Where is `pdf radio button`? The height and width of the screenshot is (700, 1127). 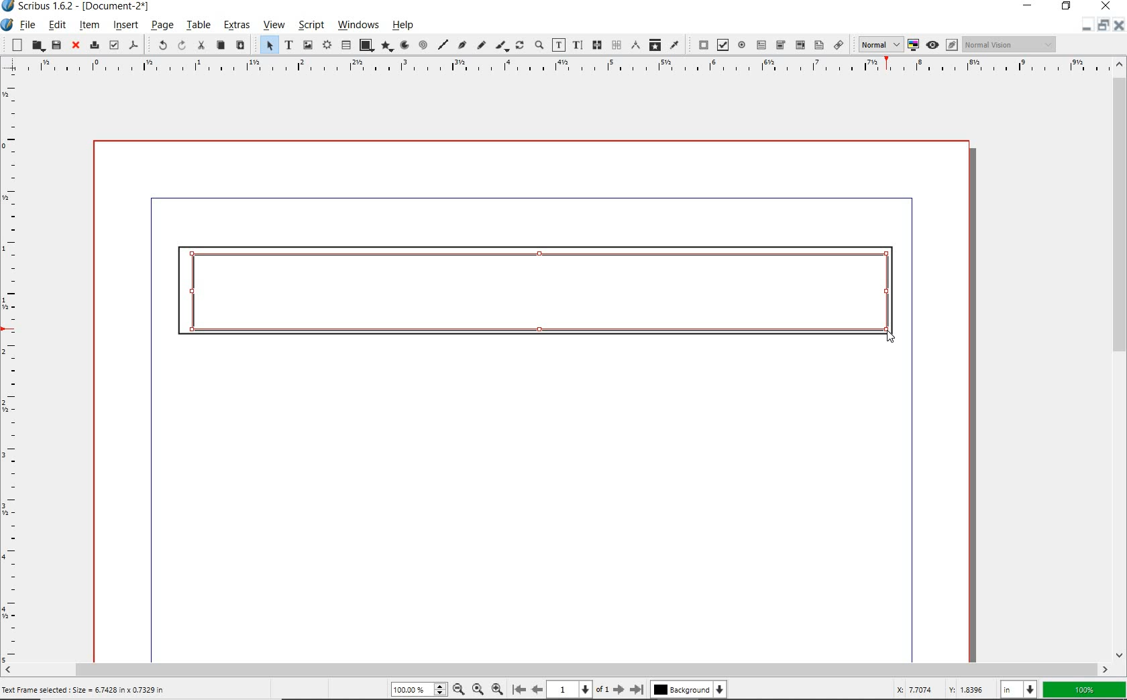
pdf radio button is located at coordinates (741, 45).